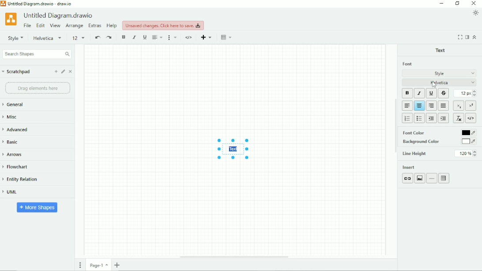 This screenshot has height=271, width=482. What do you see at coordinates (56, 72) in the screenshot?
I see `Add` at bounding box center [56, 72].